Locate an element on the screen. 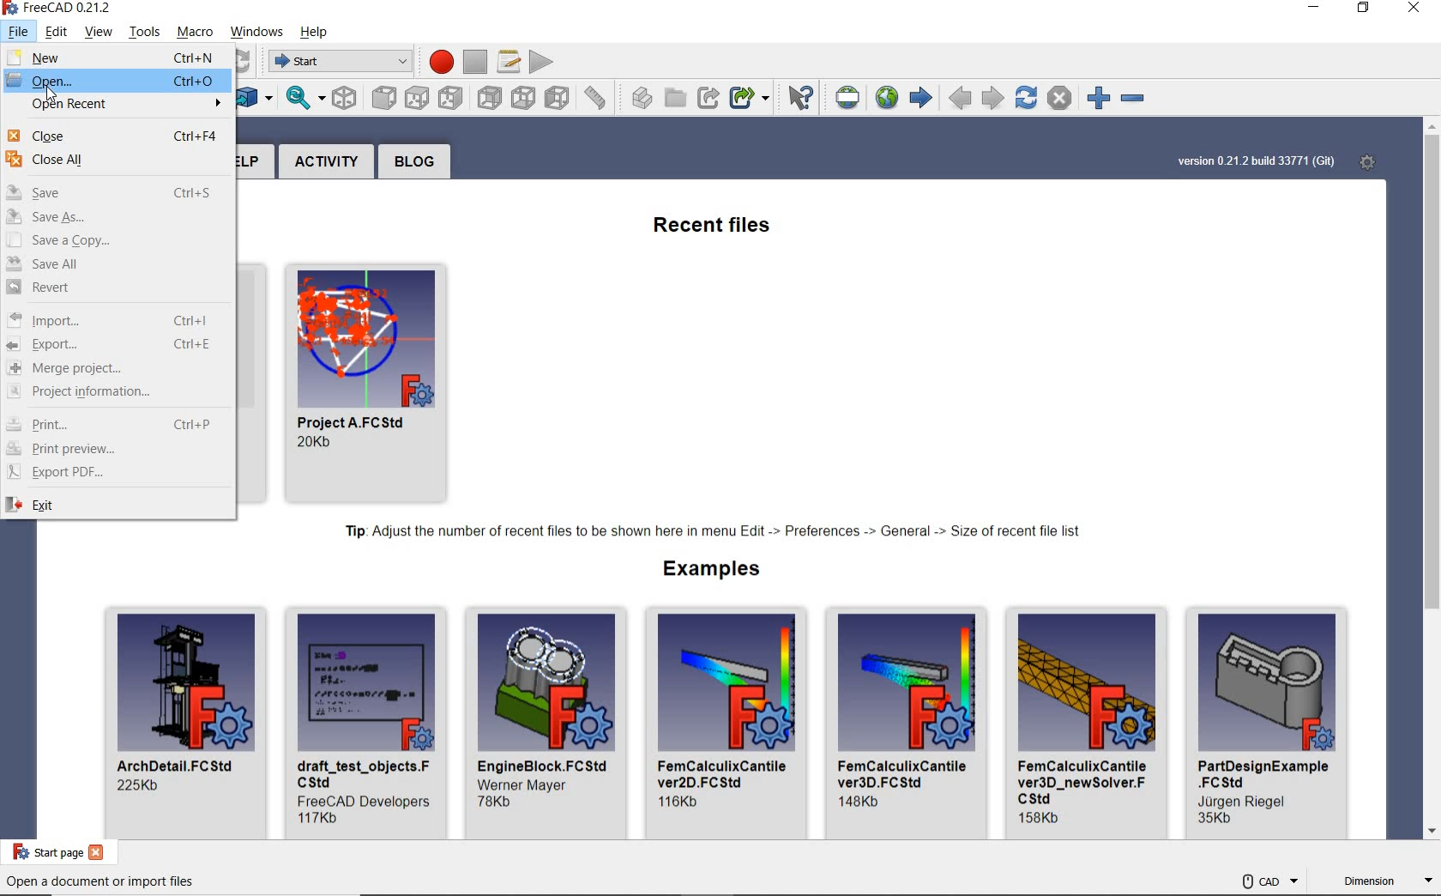  name is located at coordinates (1265, 774).